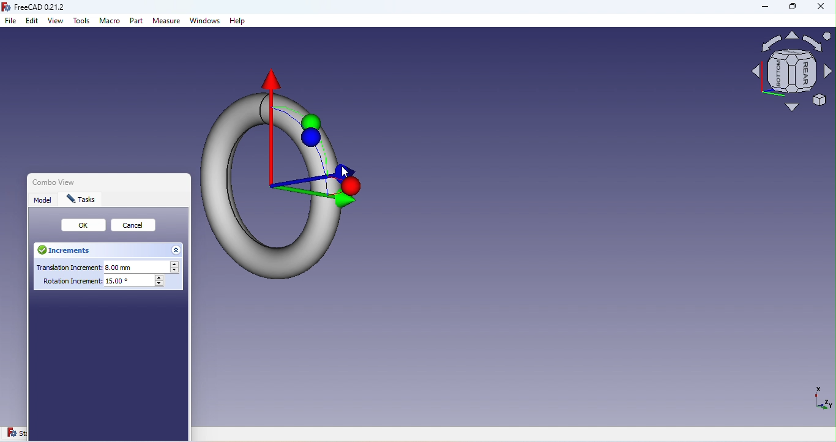  I want to click on Dimensions, so click(821, 402).